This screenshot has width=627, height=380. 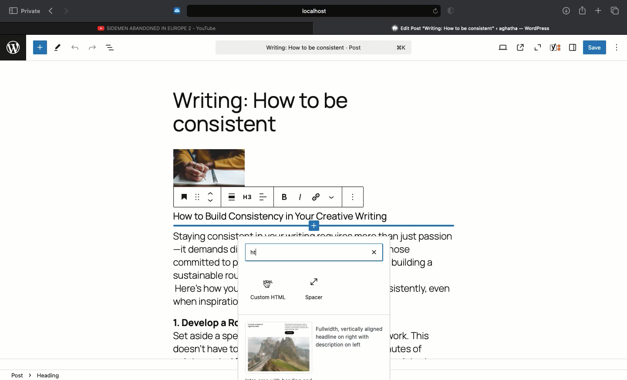 I want to click on Tabs, so click(x=615, y=10).